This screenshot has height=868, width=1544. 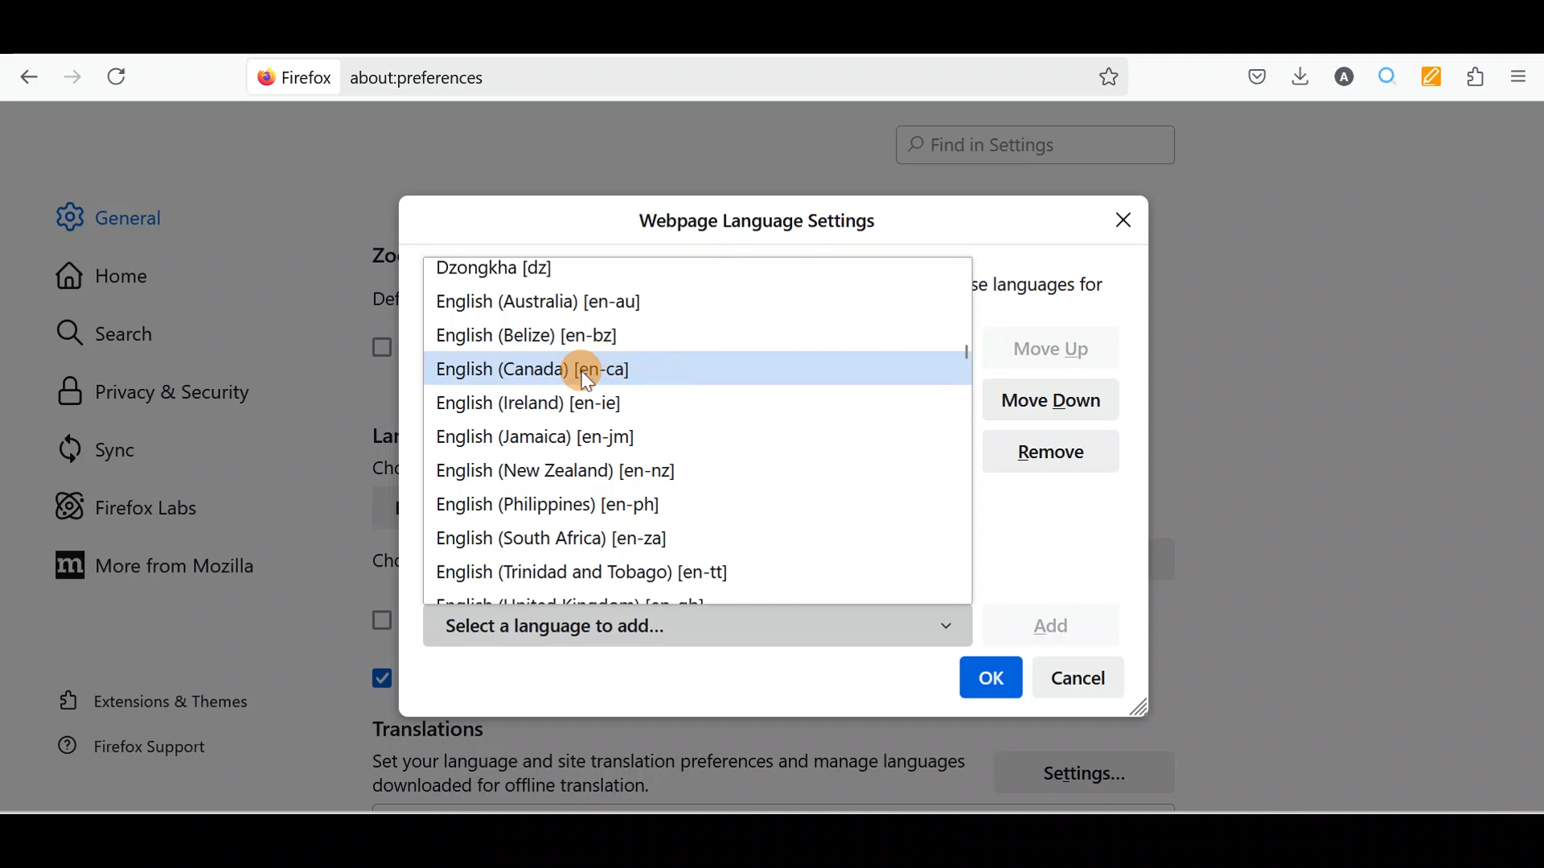 What do you see at coordinates (696, 627) in the screenshot?
I see `Select a language to add` at bounding box center [696, 627].